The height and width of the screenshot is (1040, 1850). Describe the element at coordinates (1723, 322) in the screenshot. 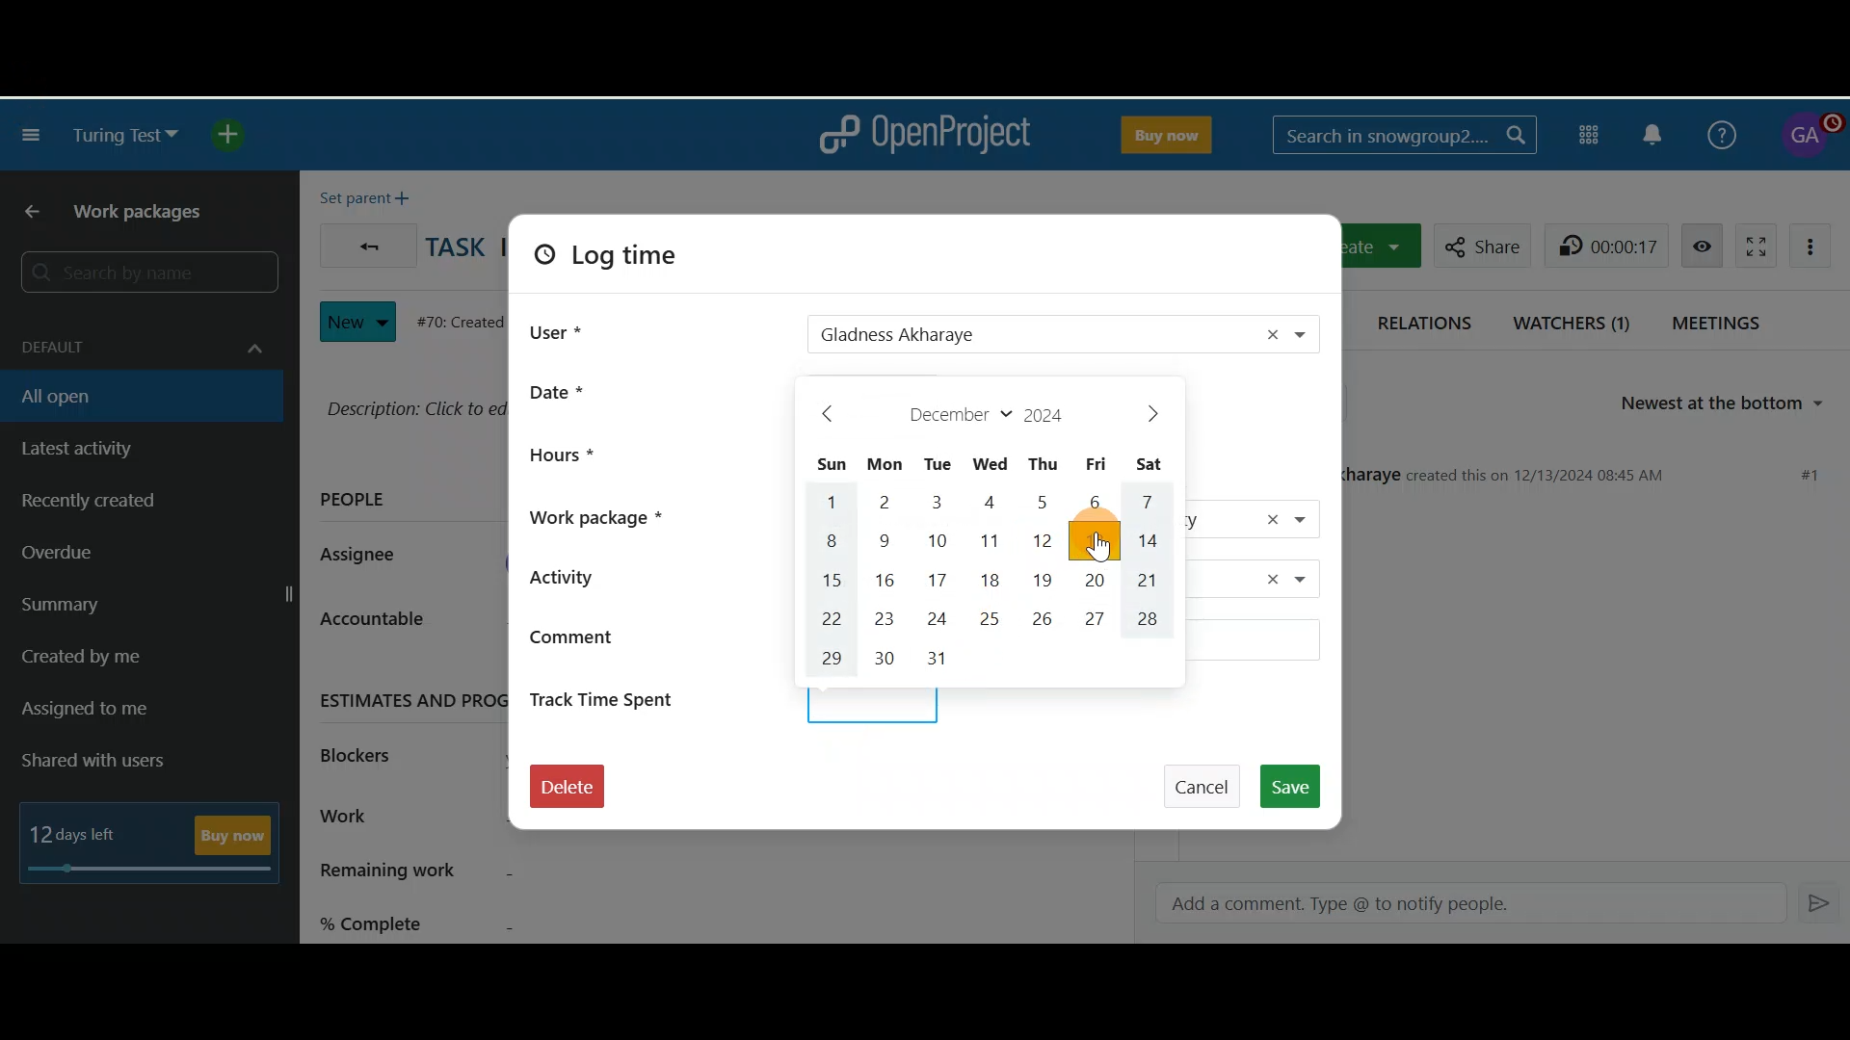

I see `Meetings` at that location.